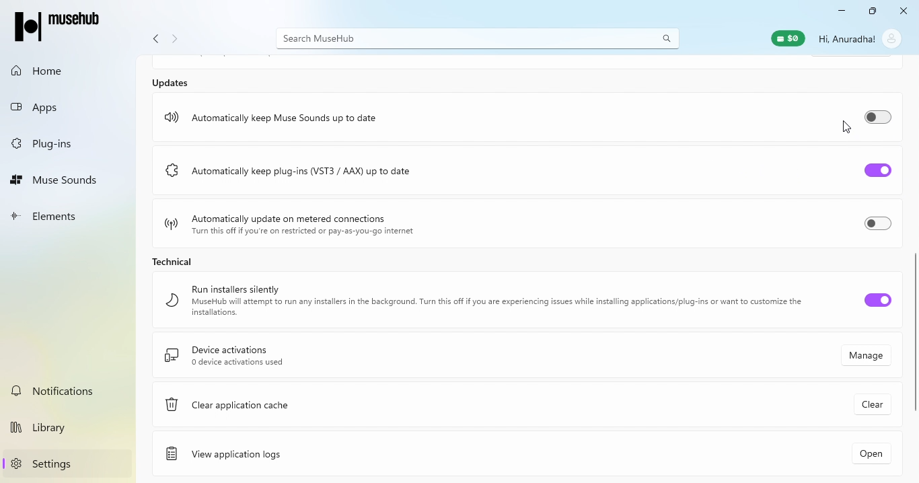 The height and width of the screenshot is (483, 919). What do you see at coordinates (273, 118) in the screenshot?
I see `Automatically keep Muse sounds up to date` at bounding box center [273, 118].